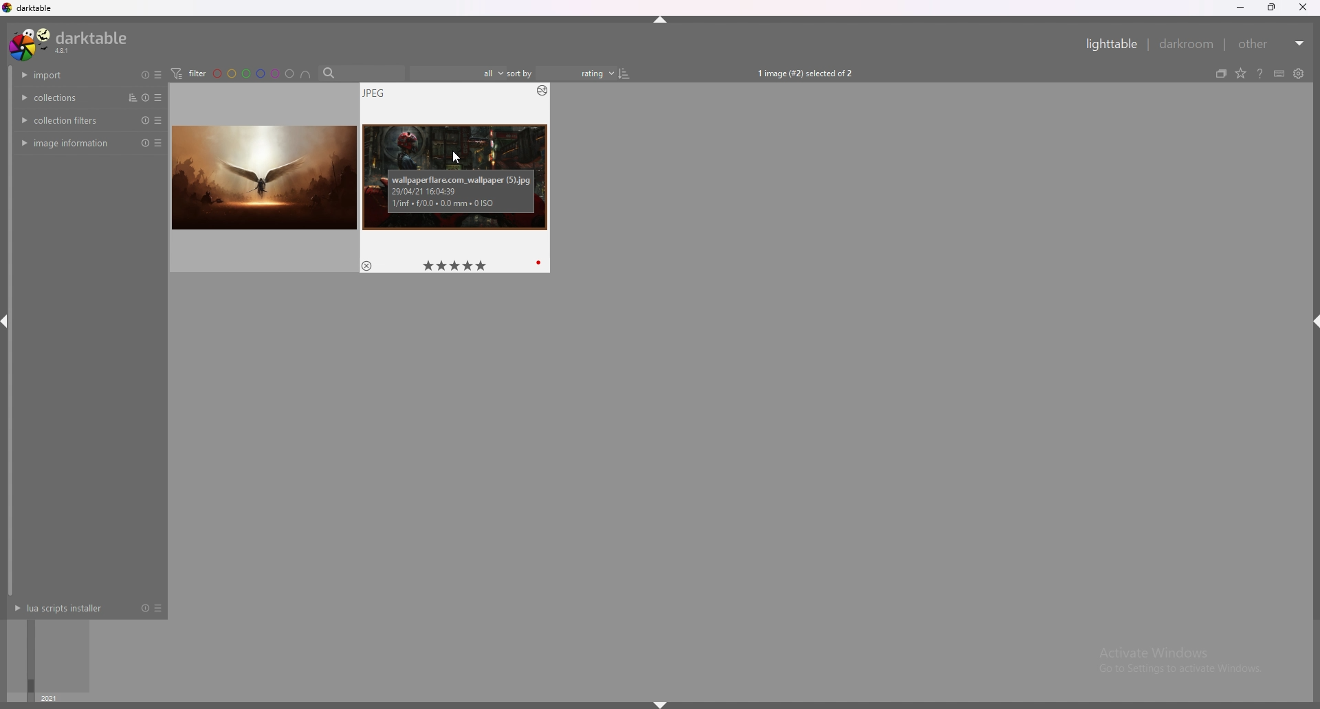  Describe the element at coordinates (455, 180) in the screenshot. I see `image` at that location.